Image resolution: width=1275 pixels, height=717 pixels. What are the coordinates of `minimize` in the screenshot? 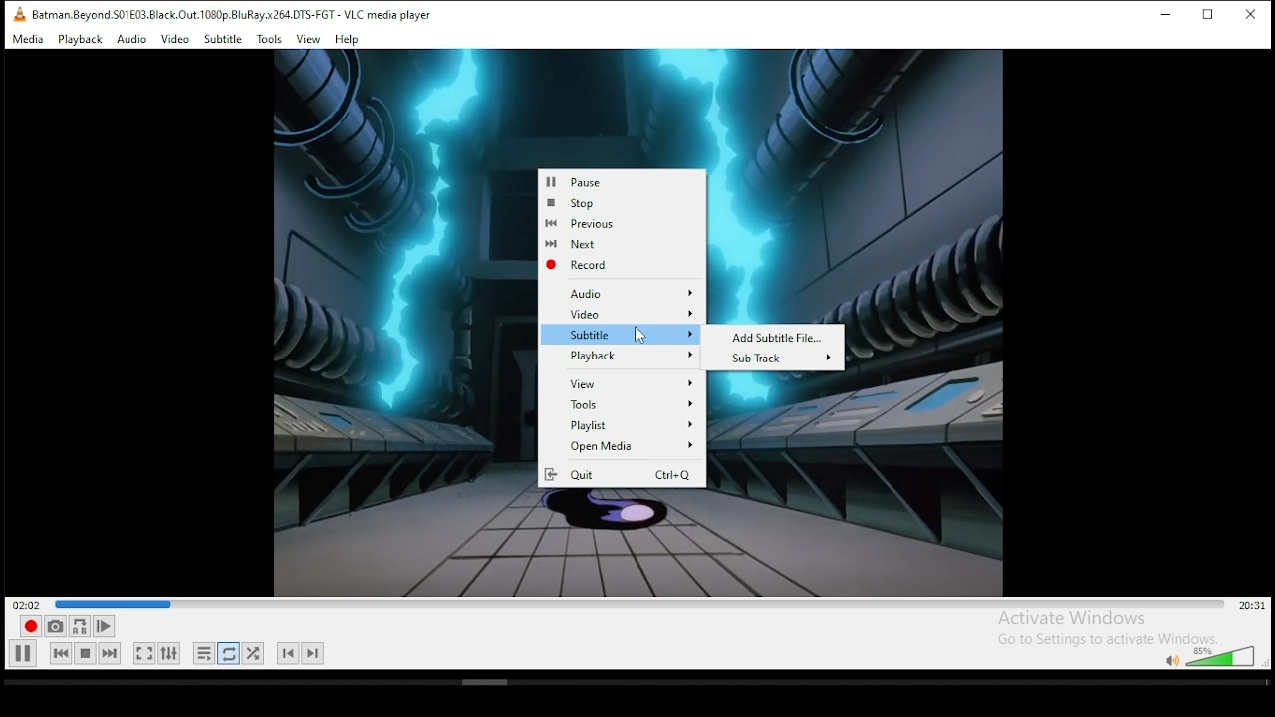 It's located at (1163, 16).